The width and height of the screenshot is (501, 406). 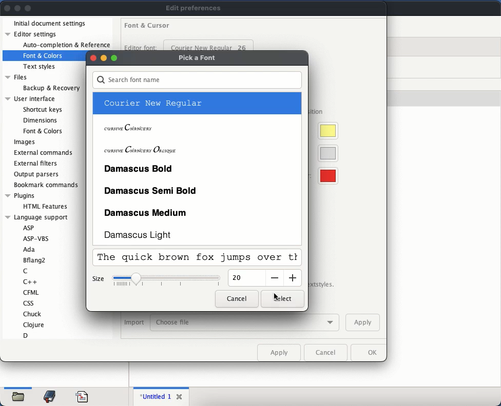 What do you see at coordinates (21, 395) in the screenshot?
I see `open` at bounding box center [21, 395].